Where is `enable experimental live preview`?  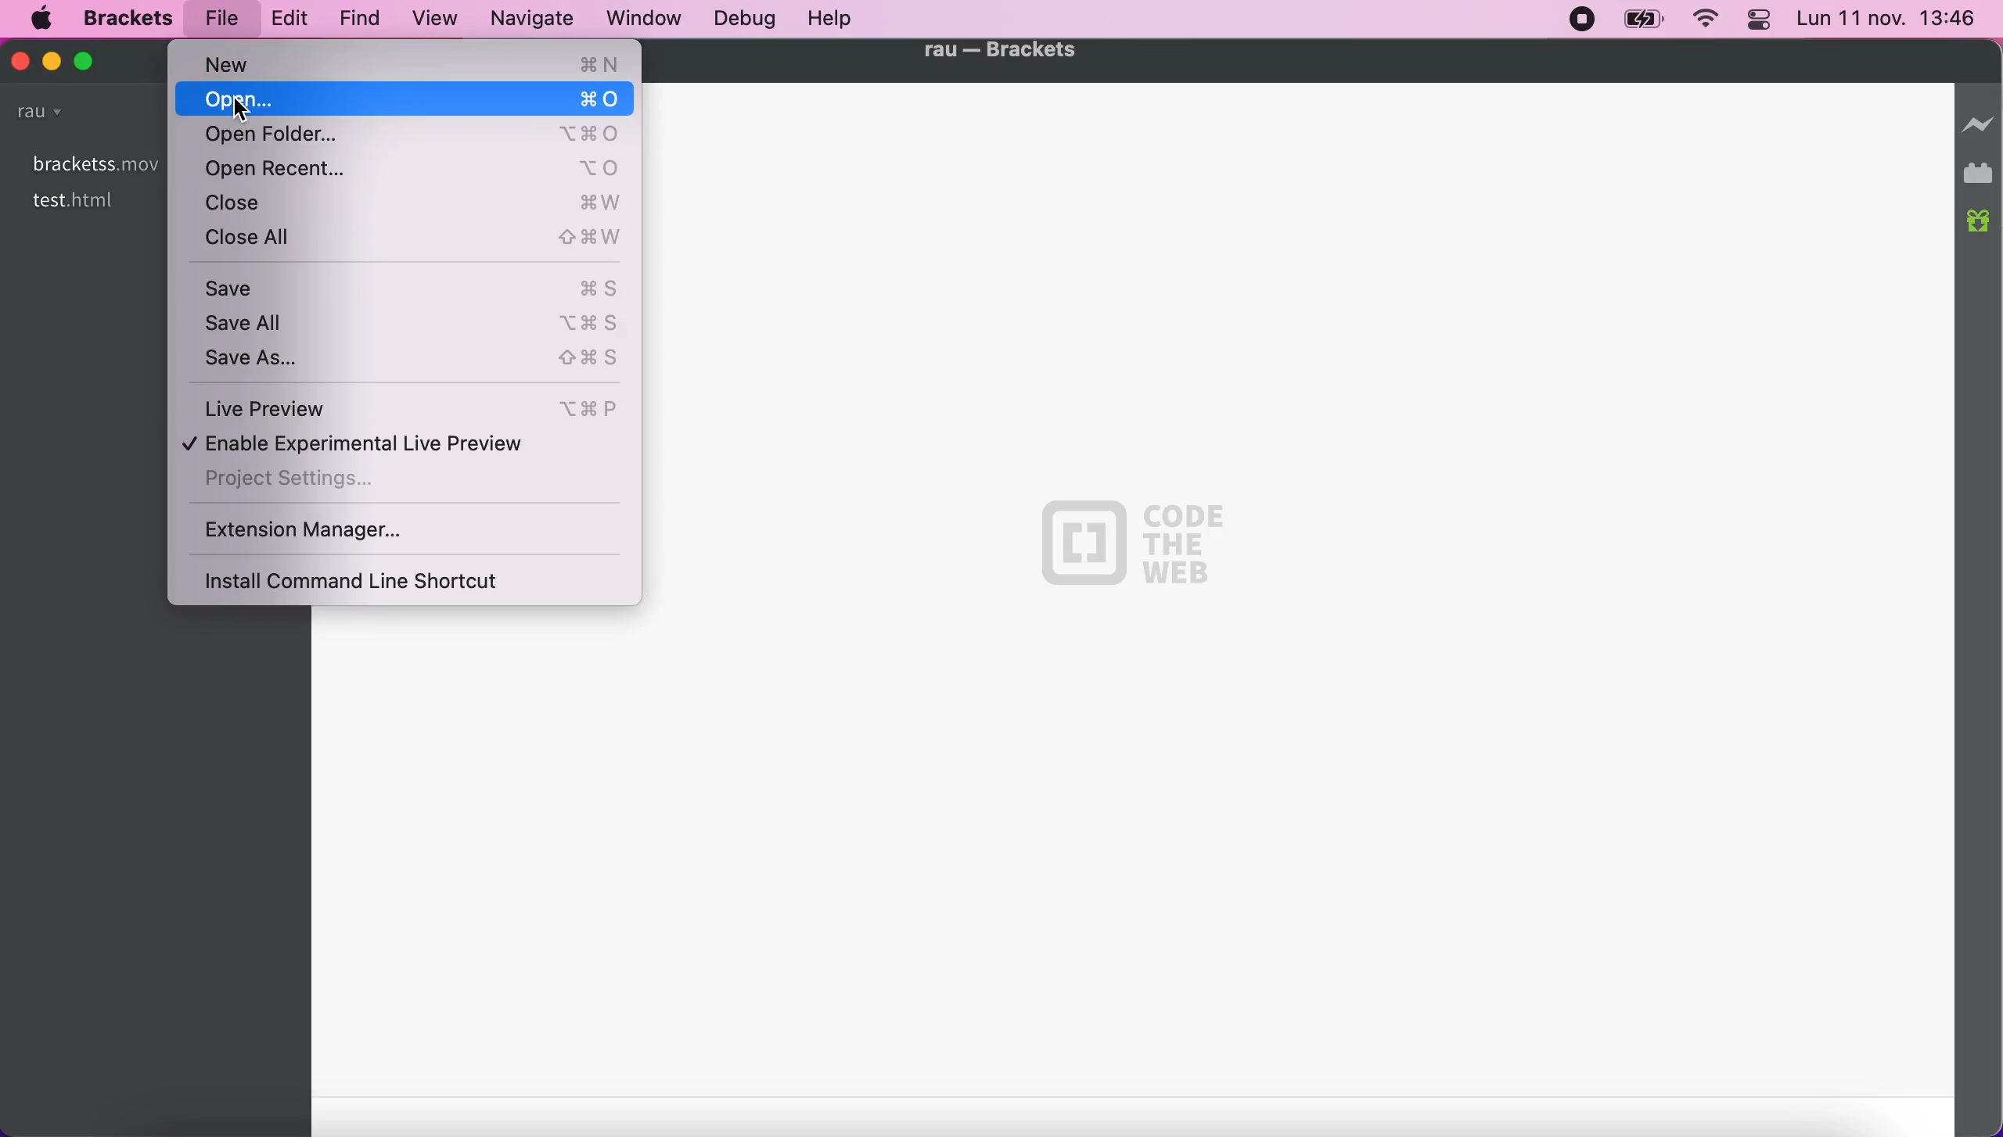
enable experimental live preview is located at coordinates (396, 447).